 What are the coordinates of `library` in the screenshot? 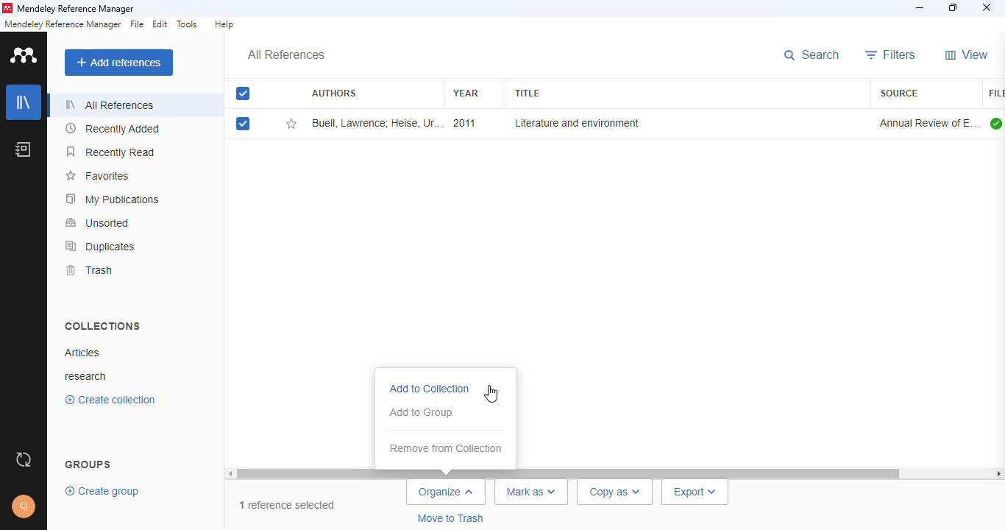 It's located at (23, 102).